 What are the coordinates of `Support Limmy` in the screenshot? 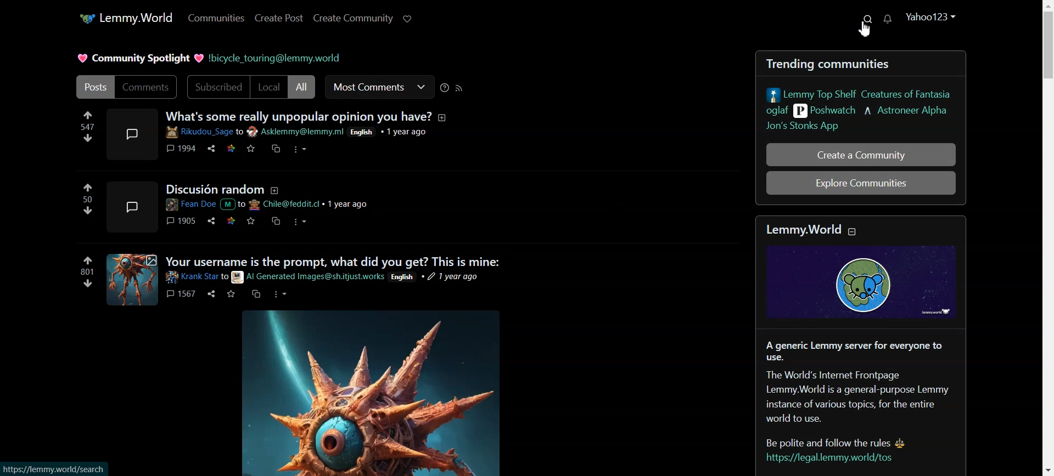 It's located at (407, 19).